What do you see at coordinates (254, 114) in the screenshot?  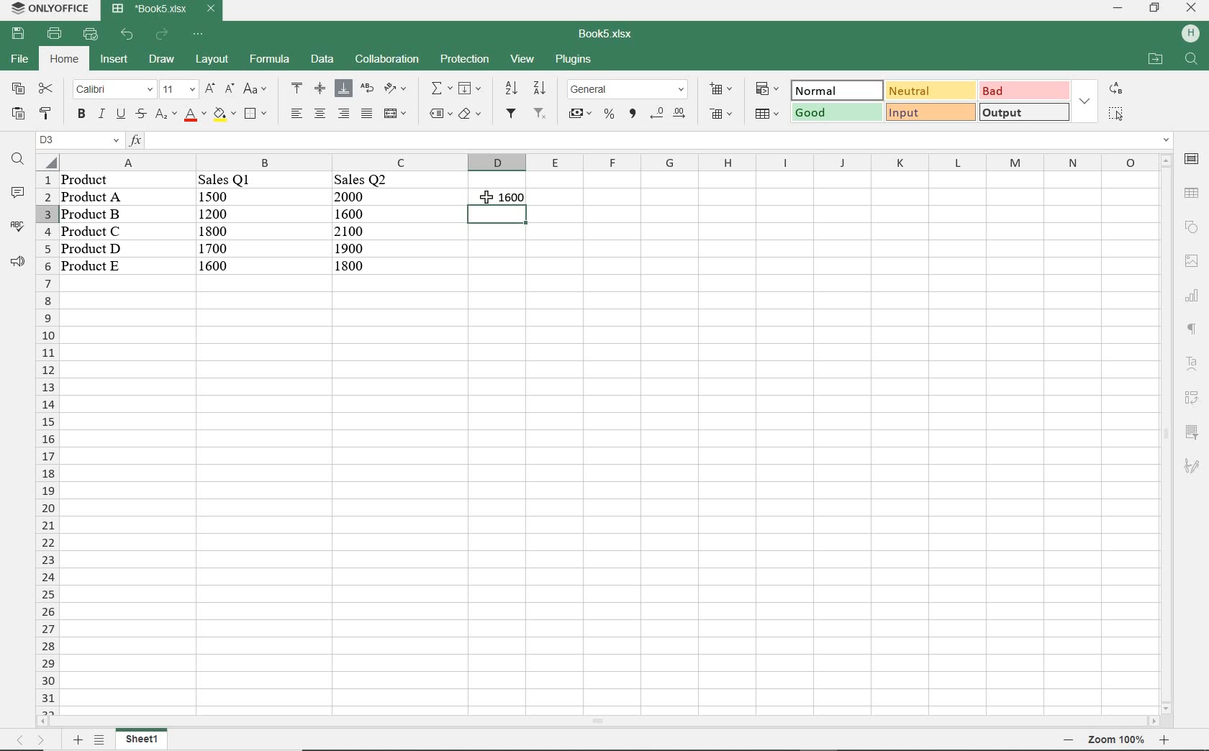 I see `borders` at bounding box center [254, 114].